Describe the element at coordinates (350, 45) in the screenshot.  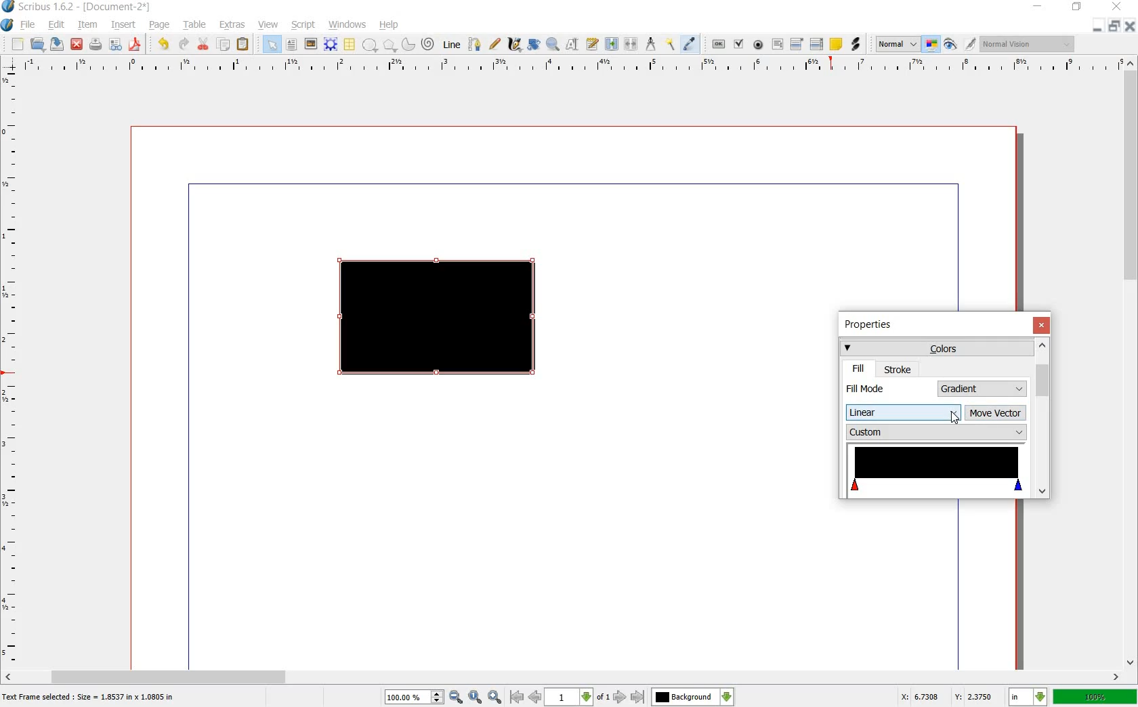
I see `table` at that location.